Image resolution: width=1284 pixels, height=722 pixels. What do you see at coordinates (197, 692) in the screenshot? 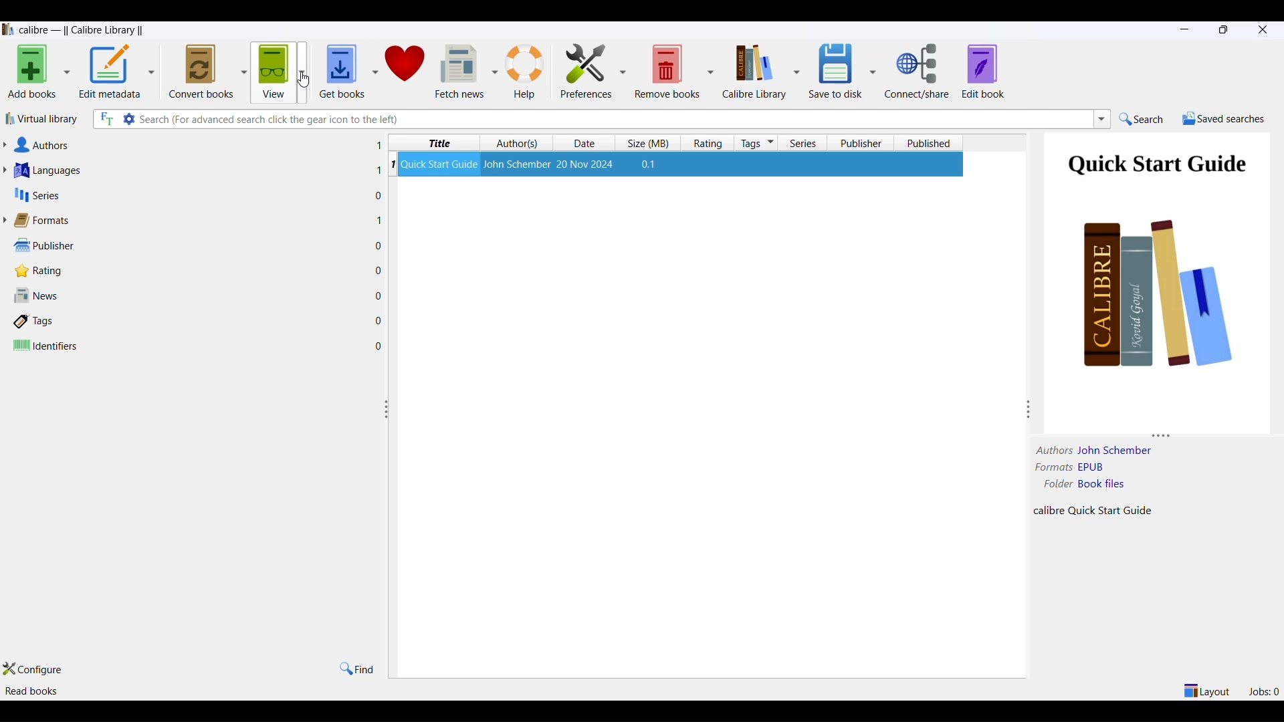
I see `total books` at bounding box center [197, 692].